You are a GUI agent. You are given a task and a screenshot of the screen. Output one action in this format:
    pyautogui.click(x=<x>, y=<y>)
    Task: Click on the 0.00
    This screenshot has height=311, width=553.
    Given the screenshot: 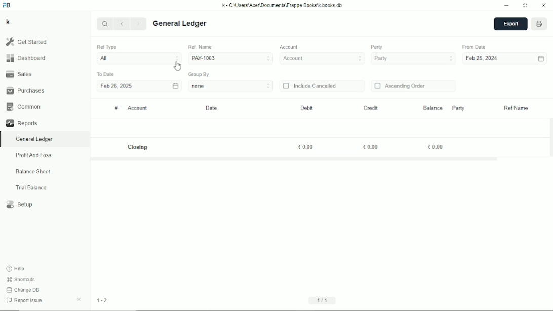 What is the action you would take?
    pyautogui.click(x=436, y=146)
    